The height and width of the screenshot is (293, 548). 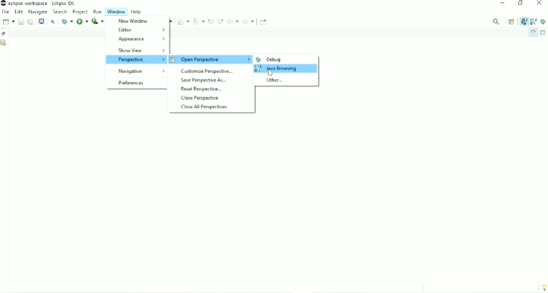 What do you see at coordinates (543, 33) in the screenshot?
I see `Maximize` at bounding box center [543, 33].